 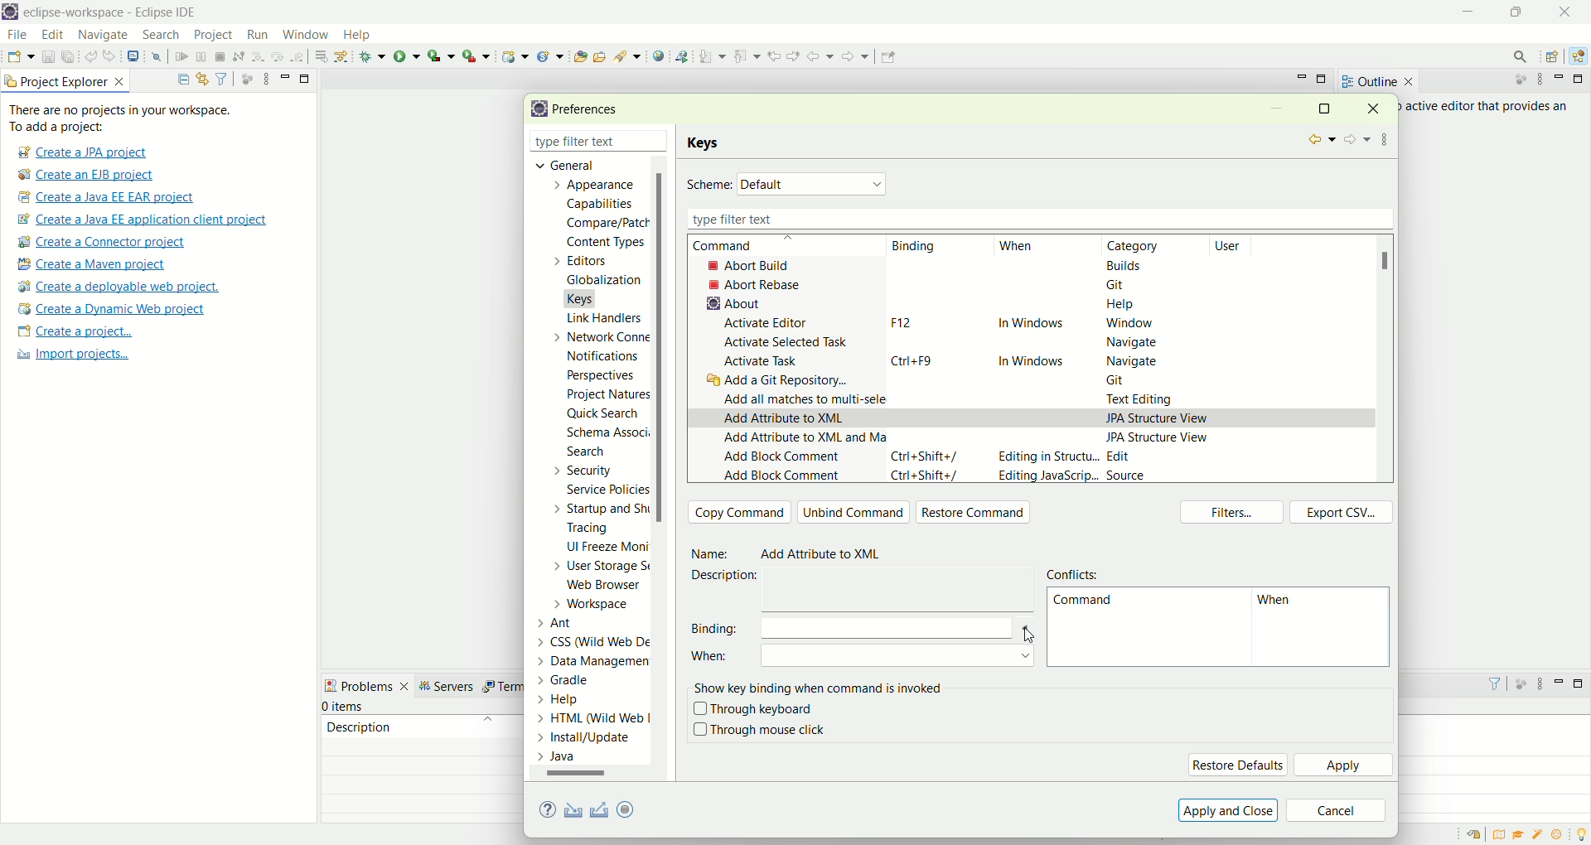 I want to click on activate editor, so click(x=769, y=323).